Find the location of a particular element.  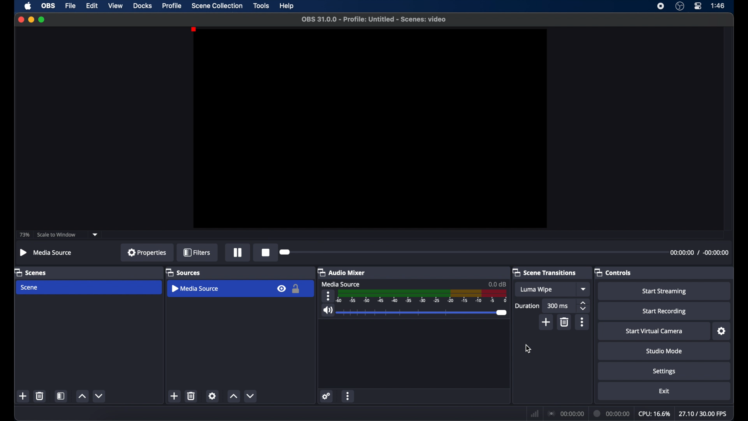

pause is located at coordinates (238, 253).